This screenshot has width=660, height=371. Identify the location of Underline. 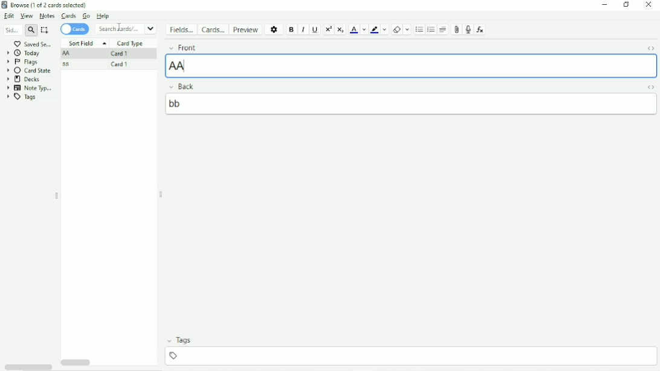
(315, 30).